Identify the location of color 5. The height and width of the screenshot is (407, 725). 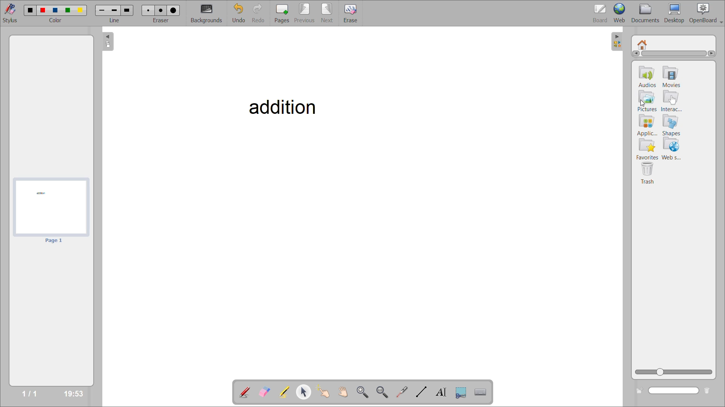
(80, 11).